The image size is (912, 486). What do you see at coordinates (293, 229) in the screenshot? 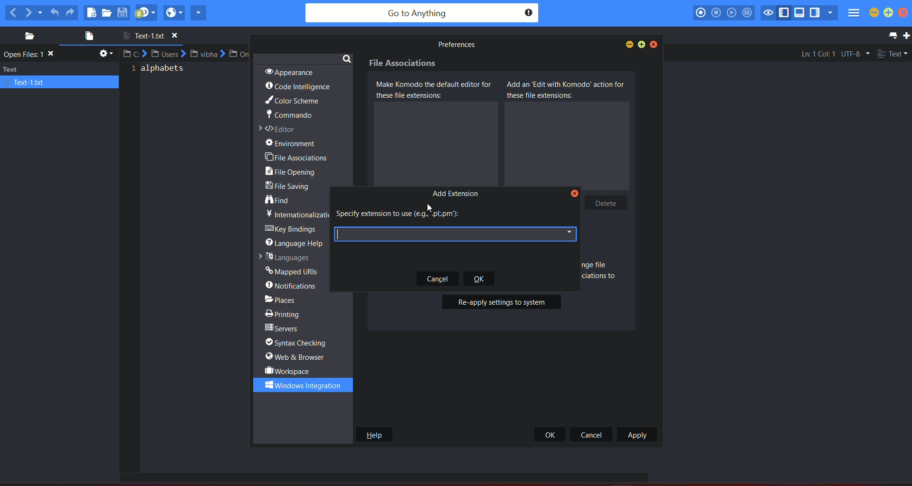
I see `key bridges` at bounding box center [293, 229].